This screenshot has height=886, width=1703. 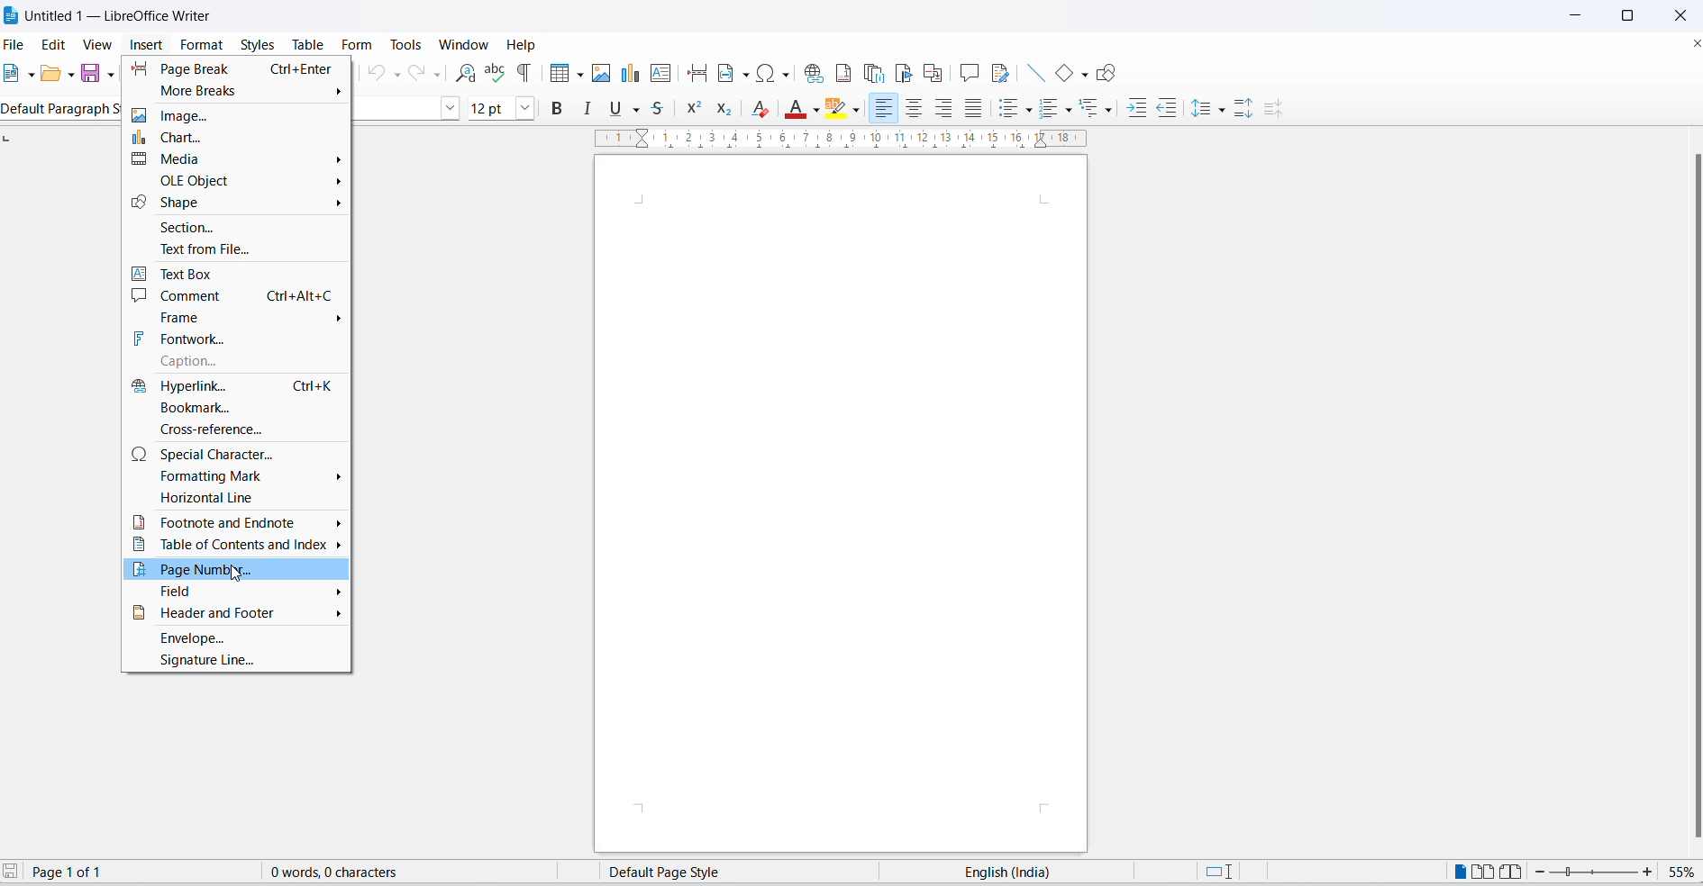 What do you see at coordinates (91, 74) in the screenshot?
I see `save` at bounding box center [91, 74].